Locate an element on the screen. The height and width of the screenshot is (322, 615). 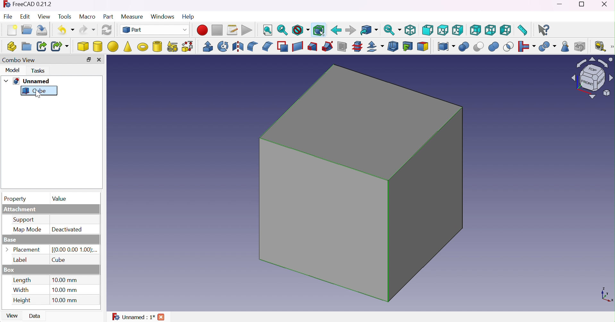
Label is located at coordinates (20, 260).